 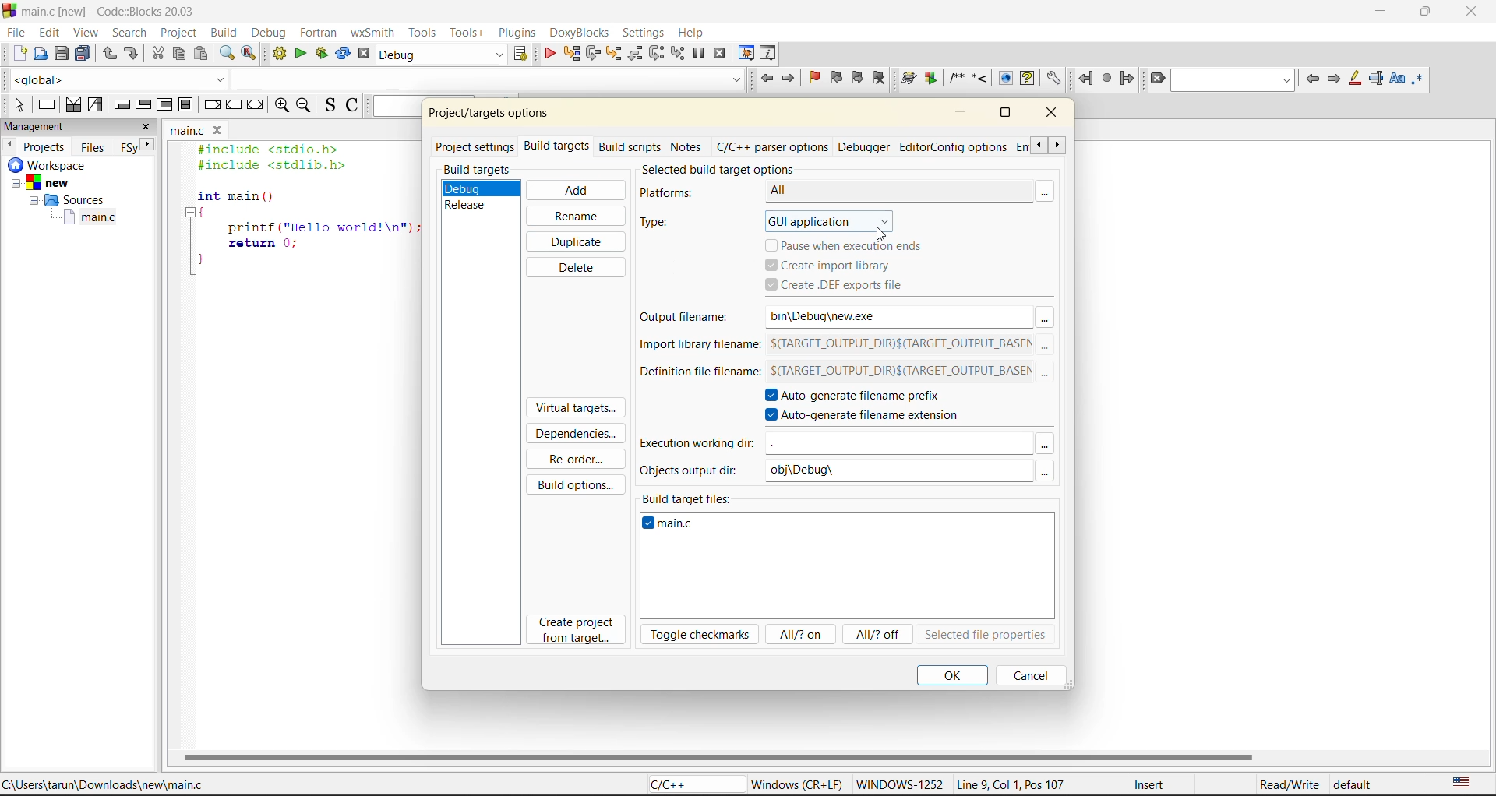 I want to click on management, so click(x=37, y=126).